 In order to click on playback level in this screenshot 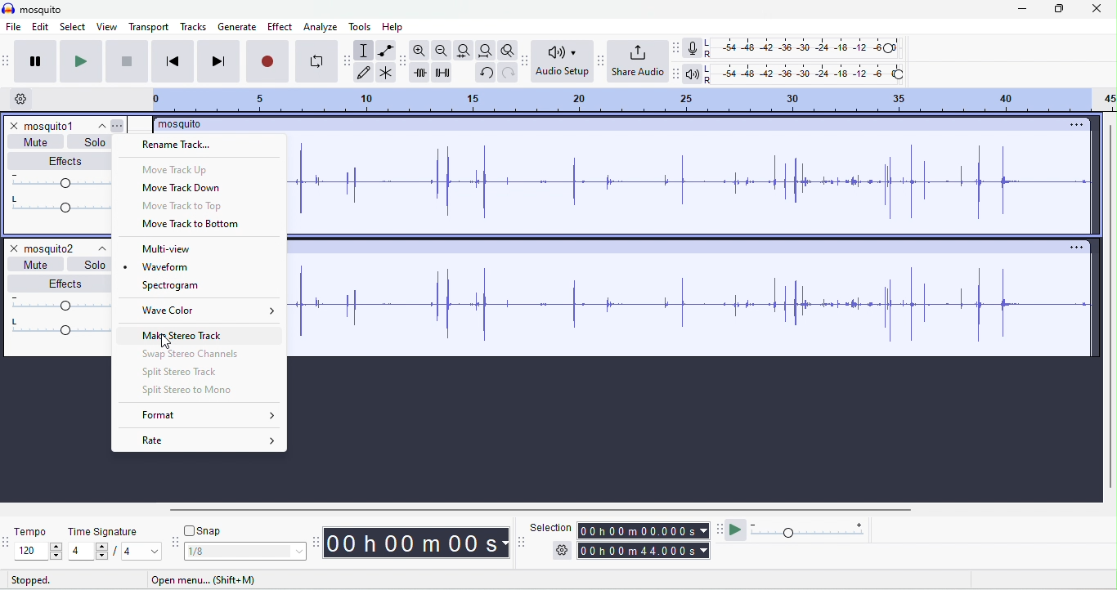, I will do `click(805, 73)`.